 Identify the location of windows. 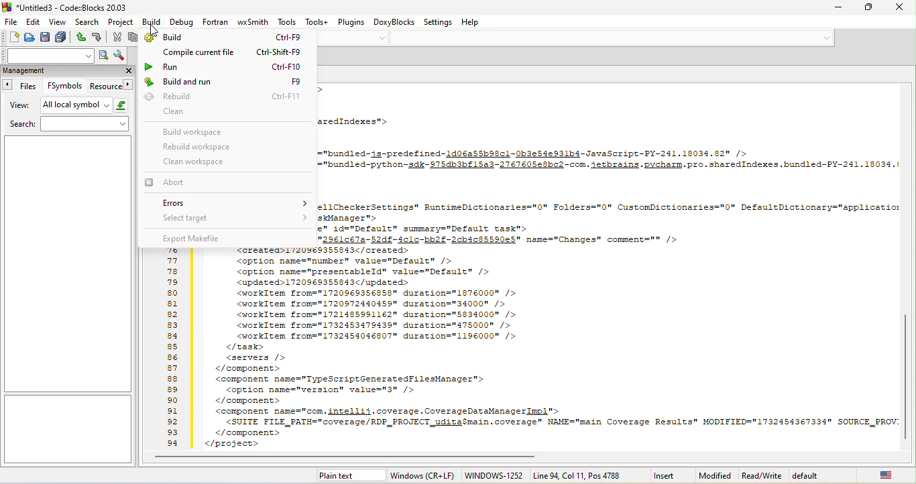
(428, 477).